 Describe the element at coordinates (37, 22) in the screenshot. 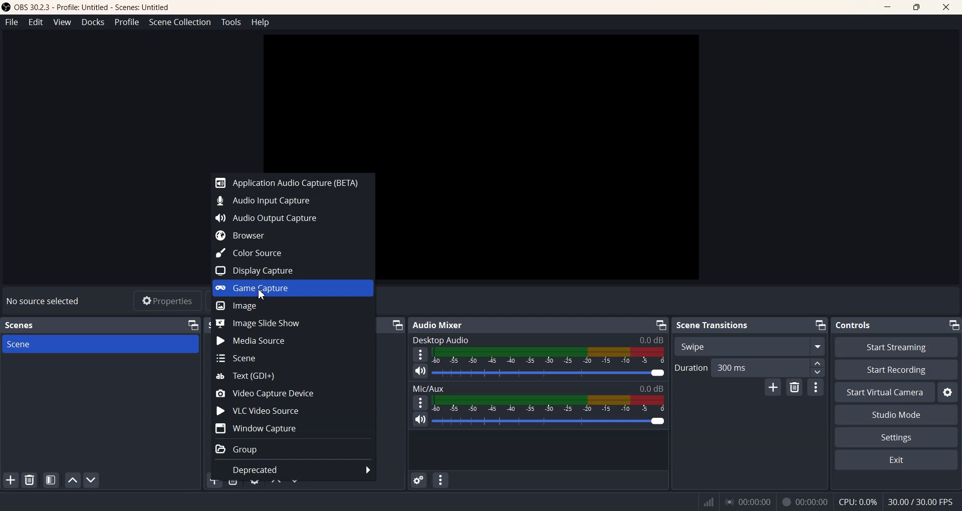

I see `Edit` at that location.